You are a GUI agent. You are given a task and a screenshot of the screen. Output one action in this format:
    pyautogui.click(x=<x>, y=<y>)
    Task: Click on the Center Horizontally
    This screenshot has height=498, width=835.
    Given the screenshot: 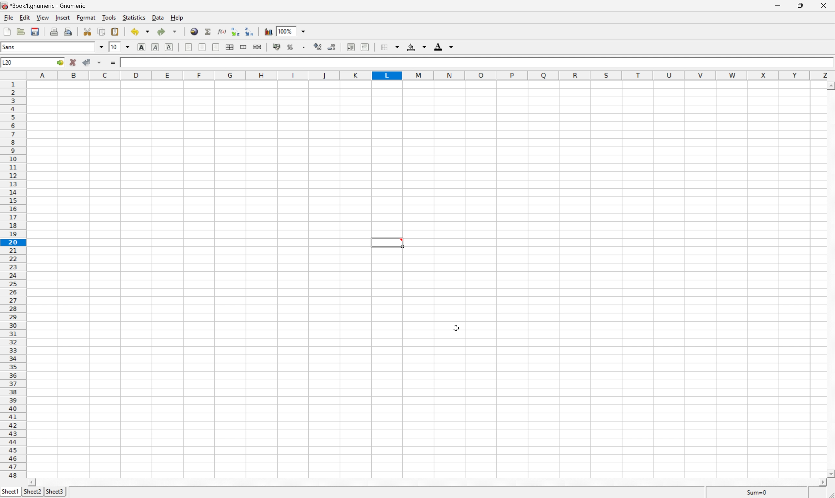 What is the action you would take?
    pyautogui.click(x=203, y=47)
    